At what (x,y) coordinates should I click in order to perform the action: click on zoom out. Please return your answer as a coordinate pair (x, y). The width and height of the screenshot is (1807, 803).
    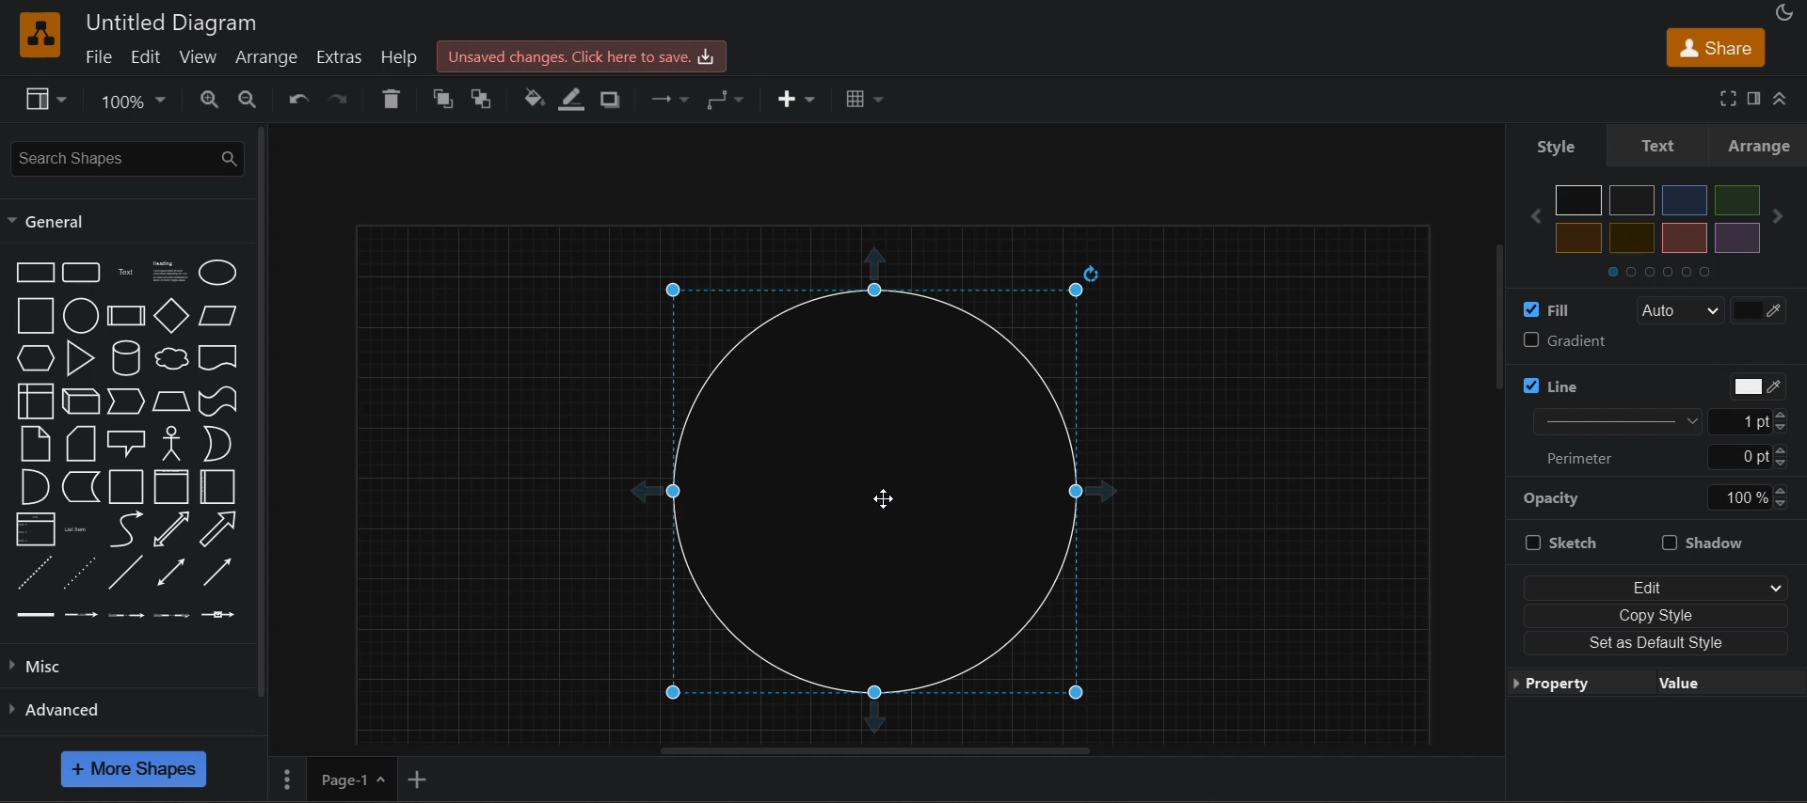
    Looking at the image, I should click on (248, 100).